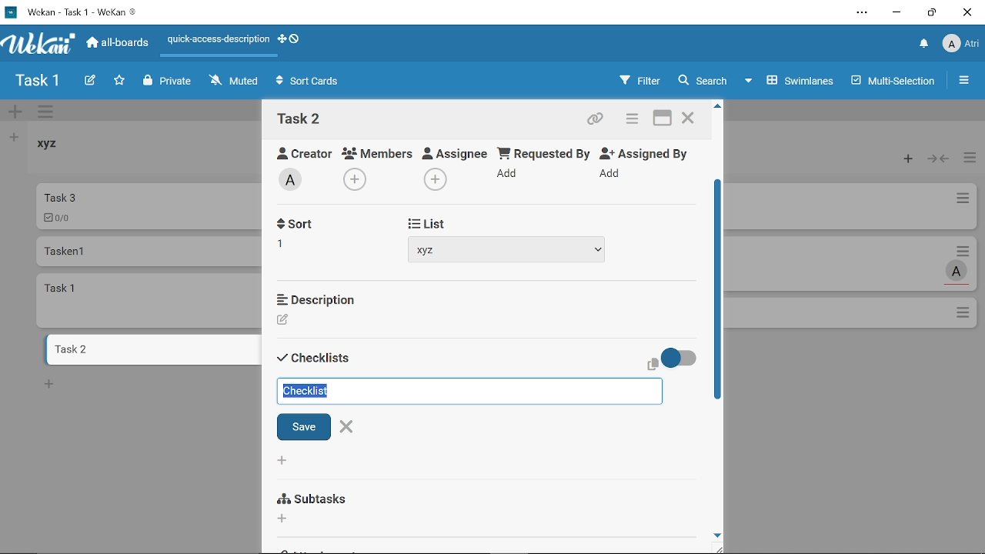 The image size is (985, 554). Describe the element at coordinates (49, 383) in the screenshot. I see `New` at that location.